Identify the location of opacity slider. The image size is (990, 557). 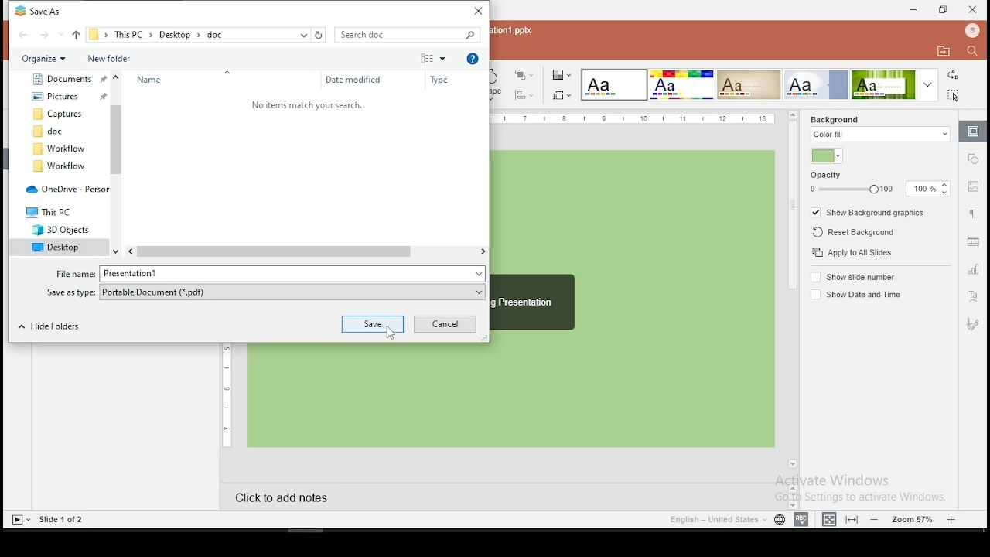
(850, 190).